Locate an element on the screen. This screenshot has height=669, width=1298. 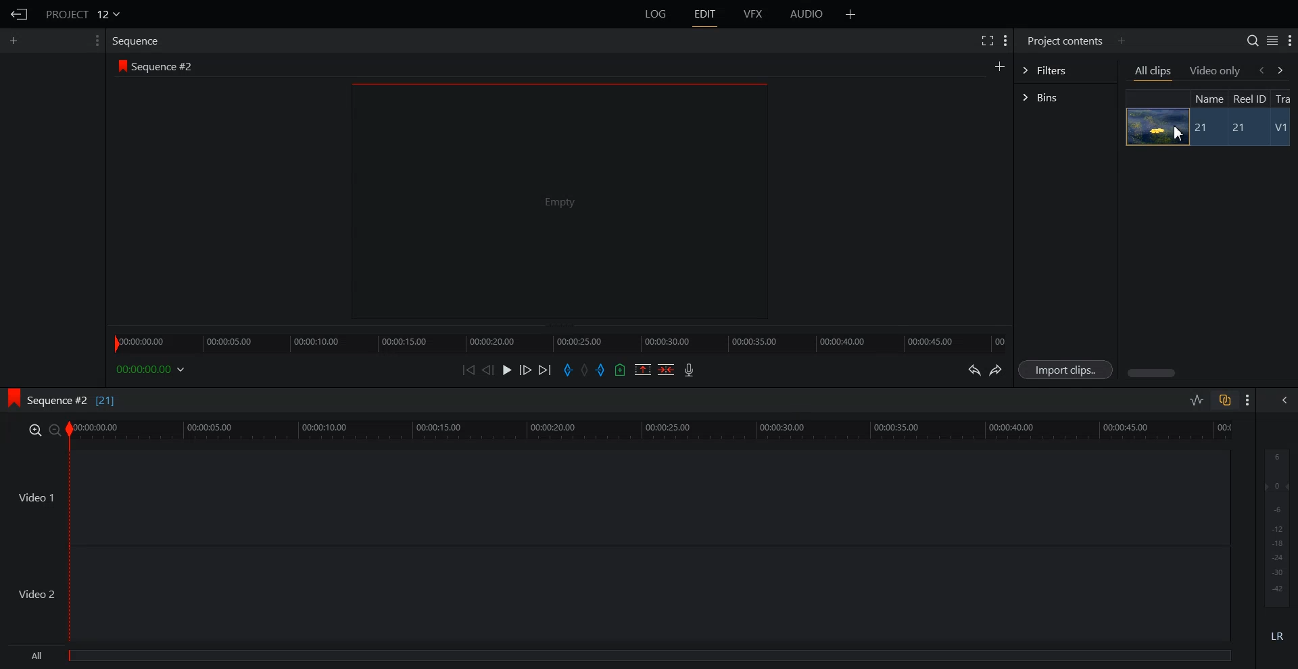
Undo is located at coordinates (972, 370).